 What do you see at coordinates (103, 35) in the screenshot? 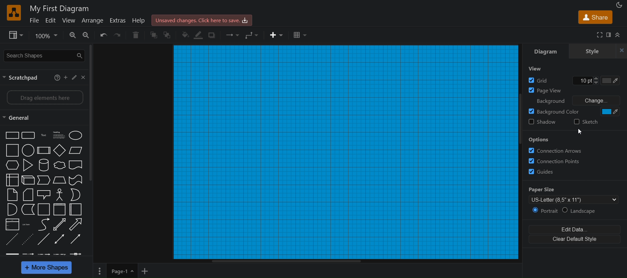
I see `undo` at bounding box center [103, 35].